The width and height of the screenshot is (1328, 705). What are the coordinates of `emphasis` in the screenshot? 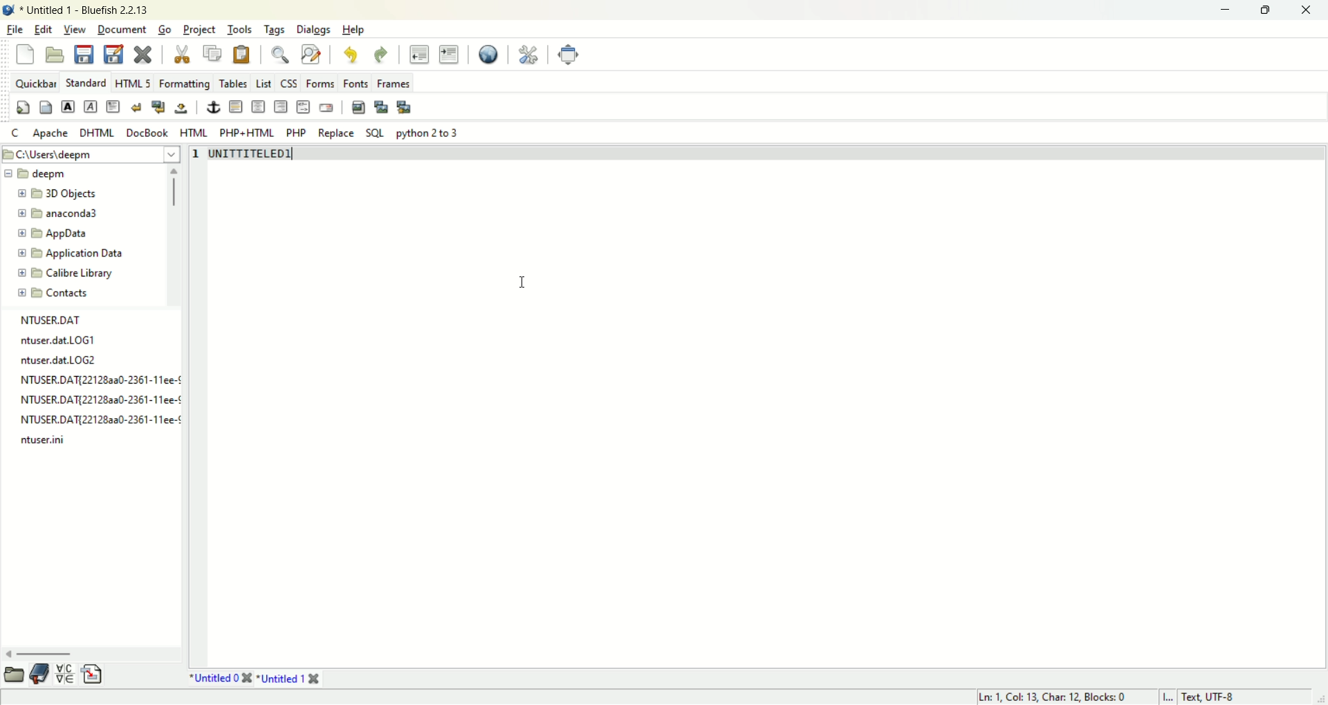 It's located at (89, 106).